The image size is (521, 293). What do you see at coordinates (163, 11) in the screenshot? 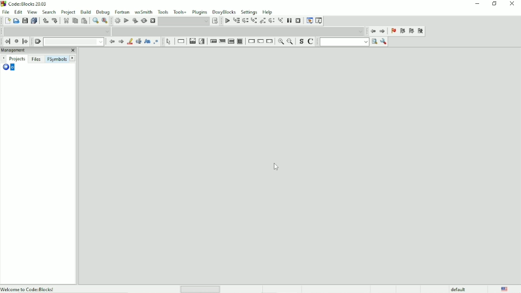
I see `Tools` at bounding box center [163, 11].